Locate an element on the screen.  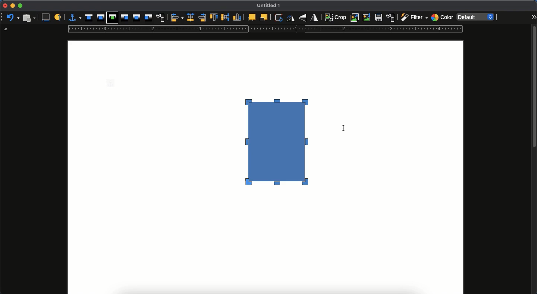
centered is located at coordinates (191, 18).